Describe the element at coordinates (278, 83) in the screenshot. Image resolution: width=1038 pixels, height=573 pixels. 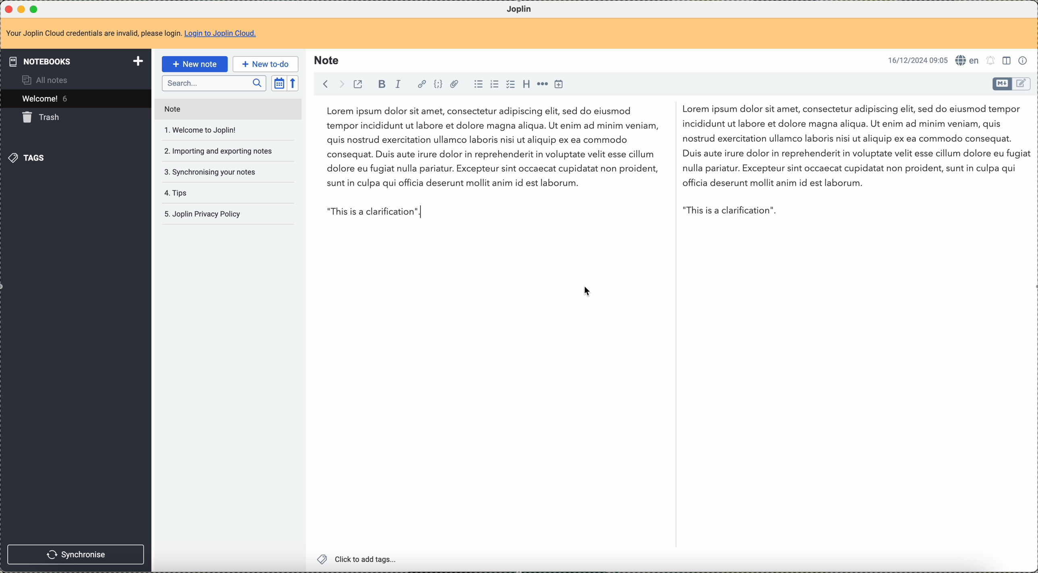
I see `toggle sort order field` at that location.